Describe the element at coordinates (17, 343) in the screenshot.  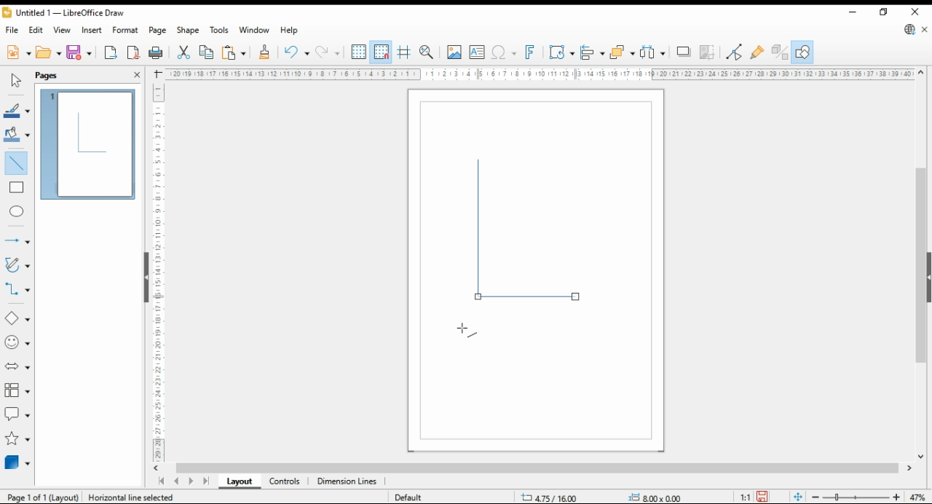
I see `symbol shapes` at that location.